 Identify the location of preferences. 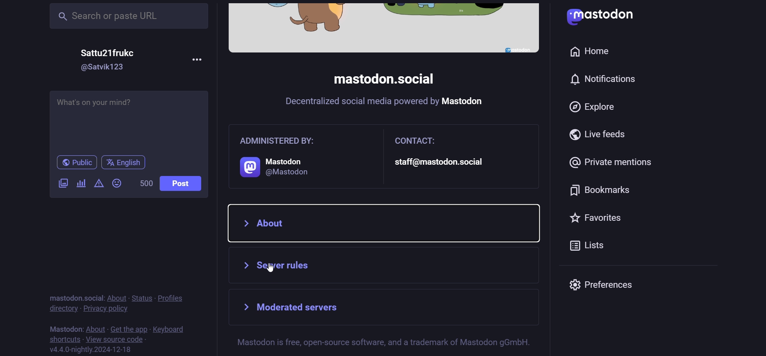
(606, 285).